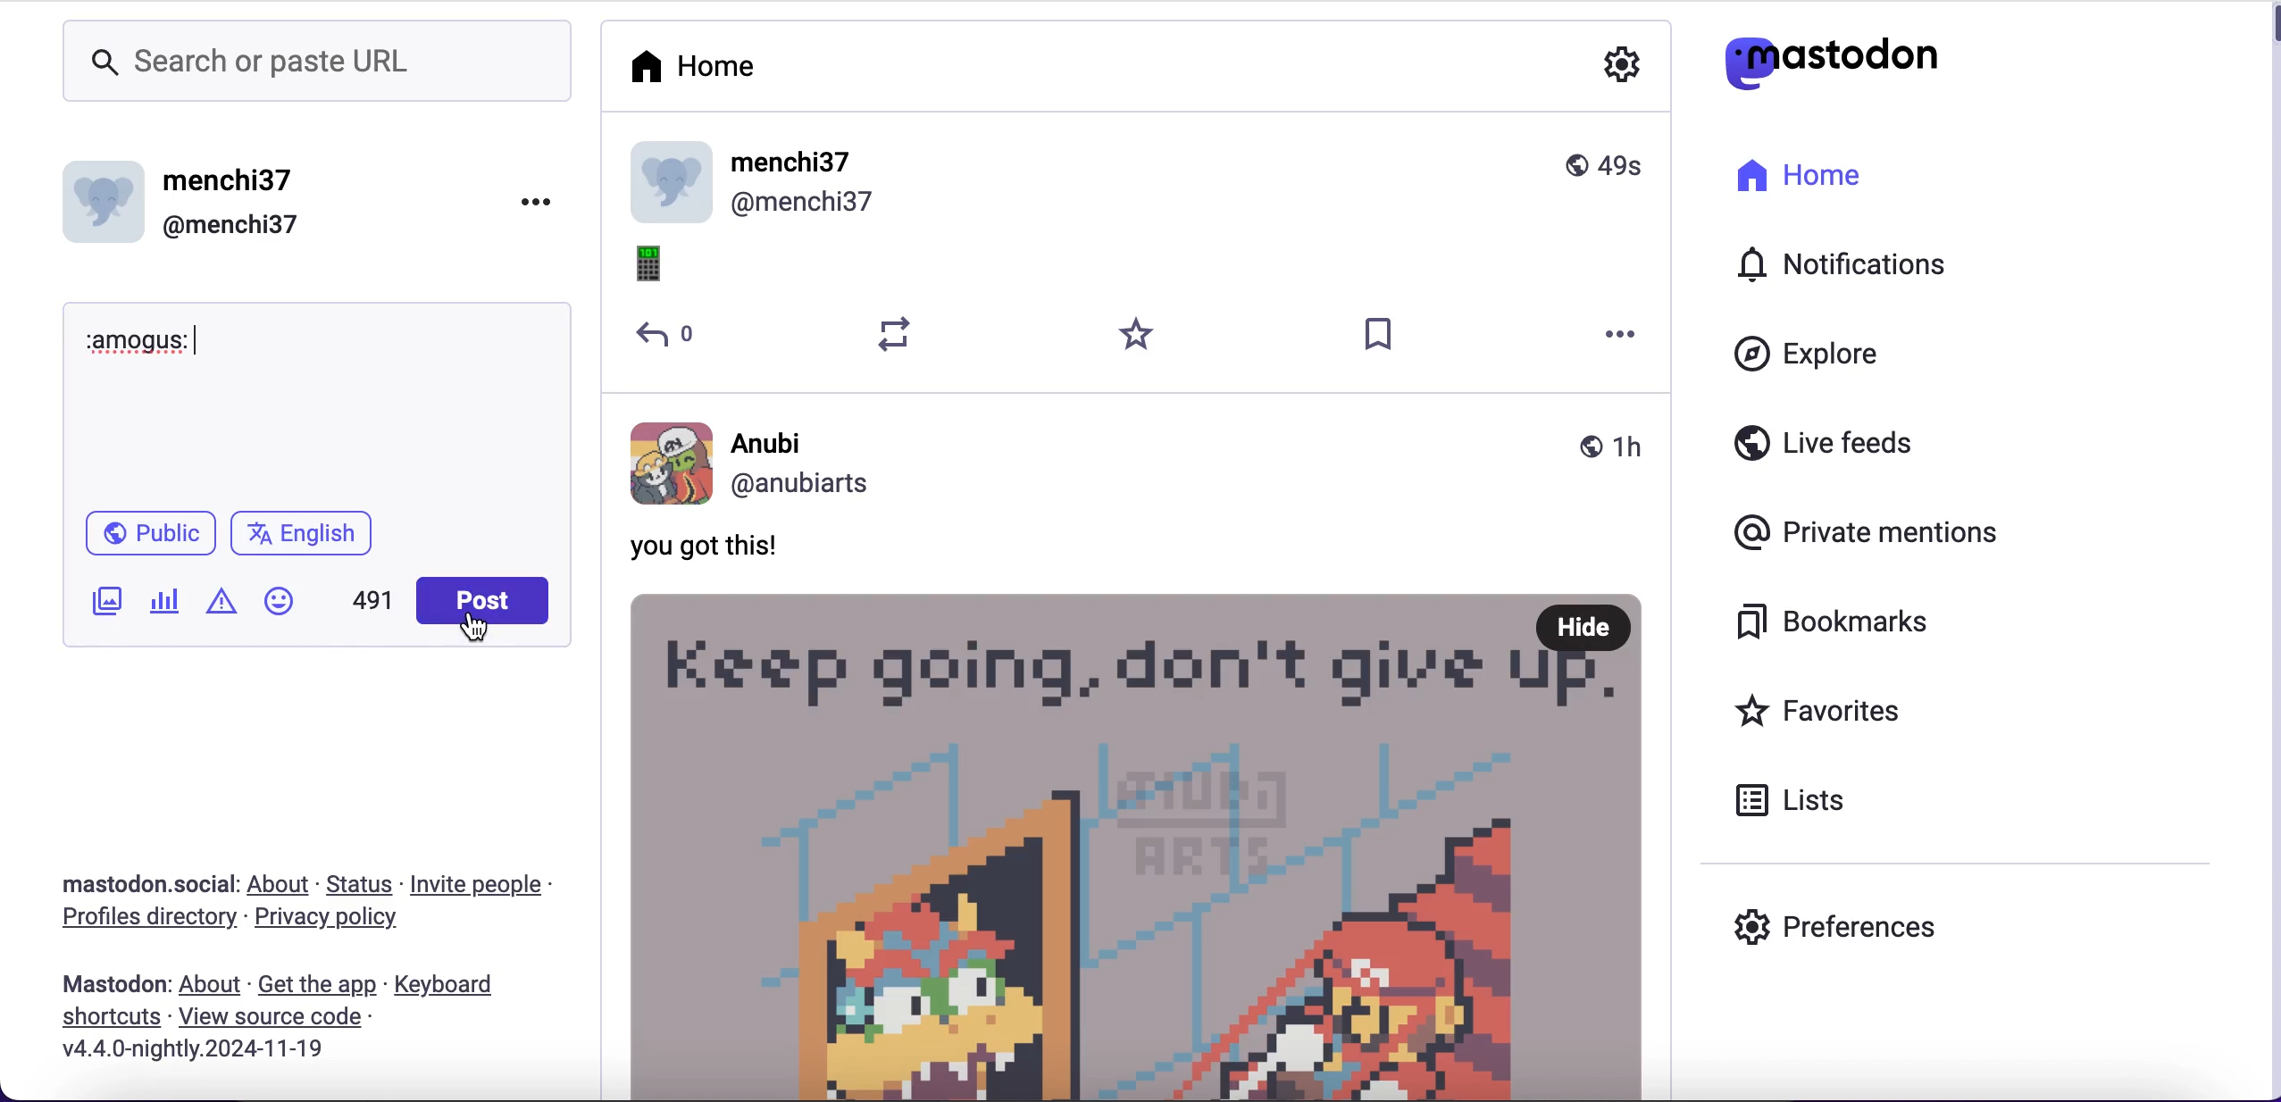  What do you see at coordinates (225, 608) in the screenshot?
I see `add warnings` at bounding box center [225, 608].